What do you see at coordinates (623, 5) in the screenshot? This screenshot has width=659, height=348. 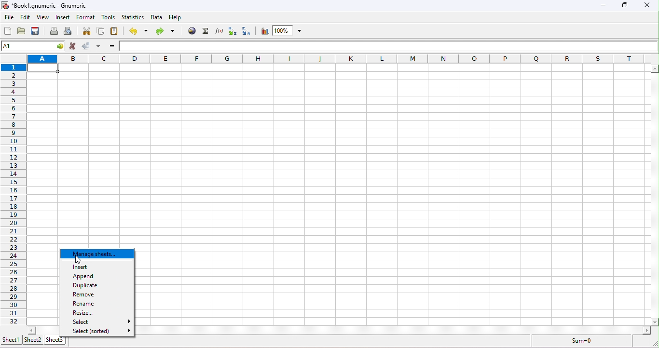 I see `maximize` at bounding box center [623, 5].